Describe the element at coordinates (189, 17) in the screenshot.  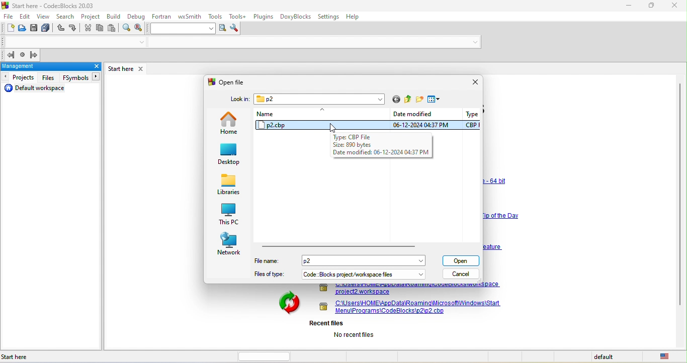
I see `wxsmith` at that location.